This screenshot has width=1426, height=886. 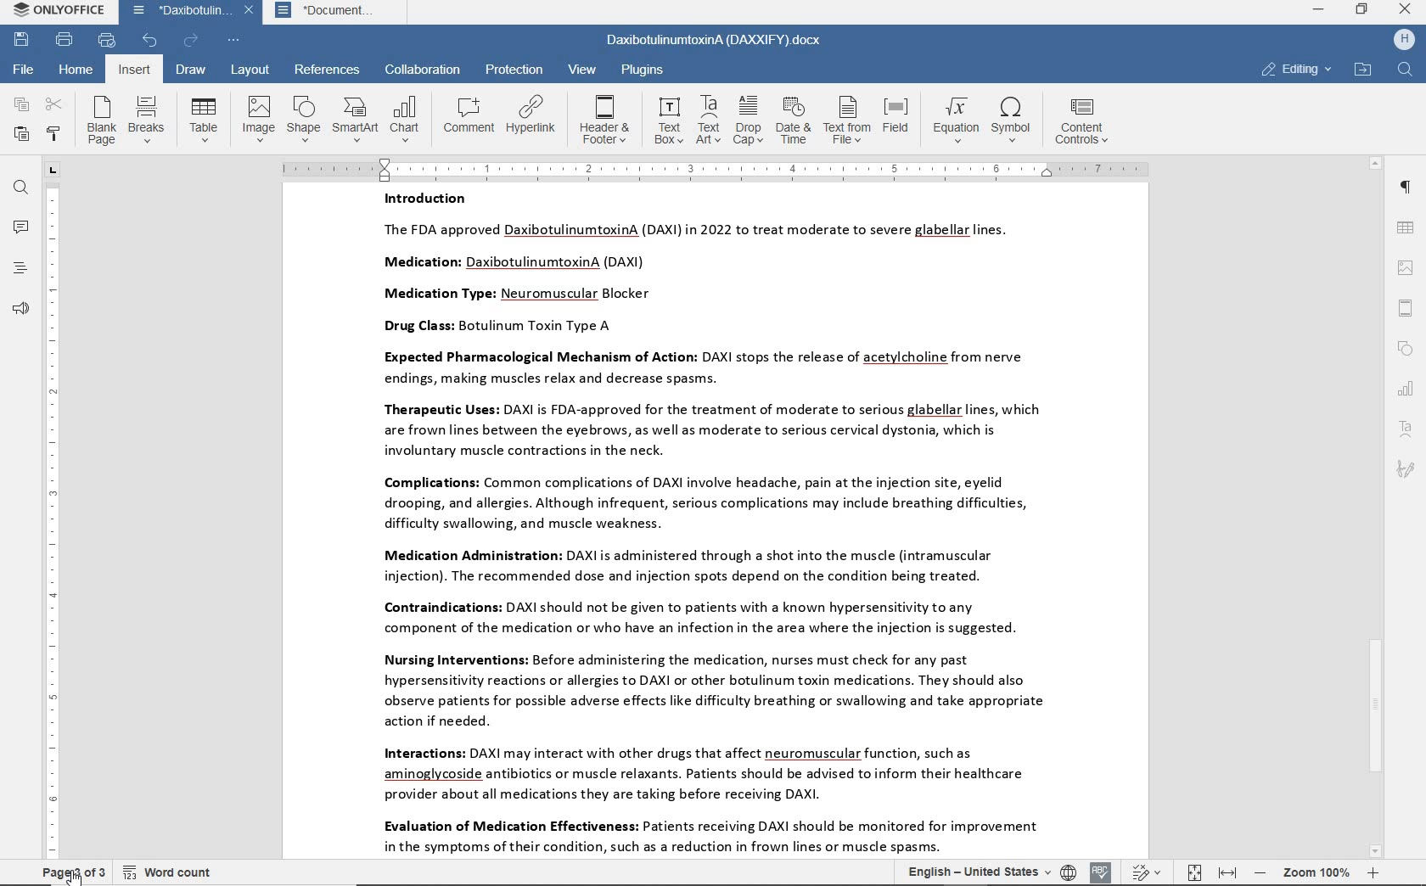 I want to click on set document language, so click(x=1068, y=872).